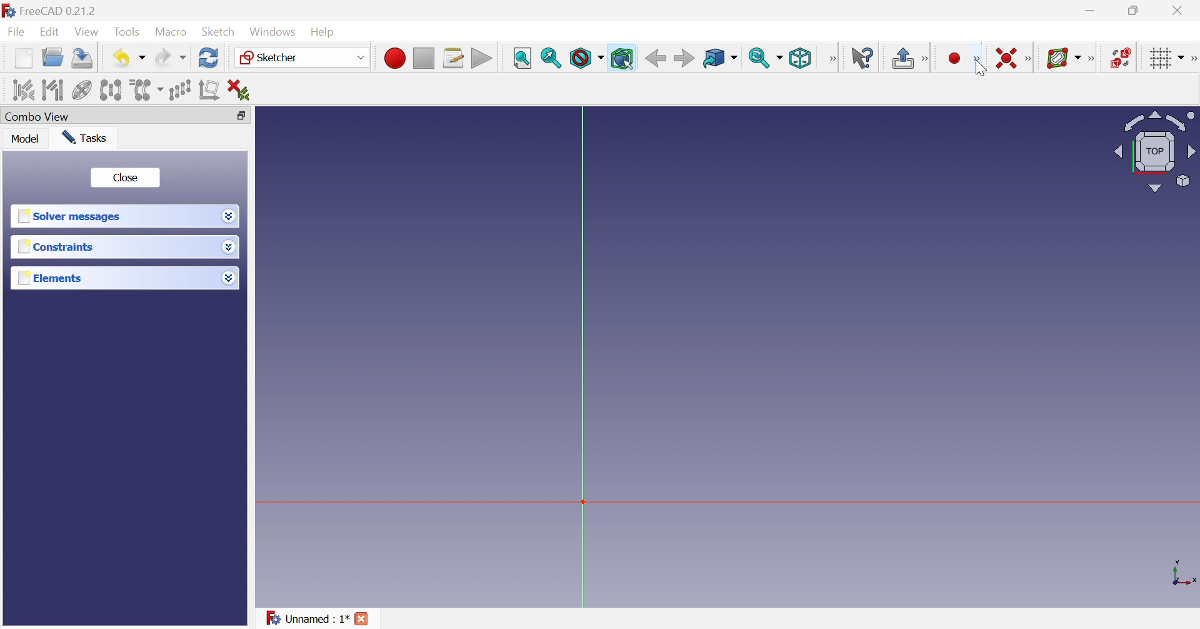 The image size is (1200, 629). Describe the element at coordinates (209, 58) in the screenshot. I see `Refresh` at that location.